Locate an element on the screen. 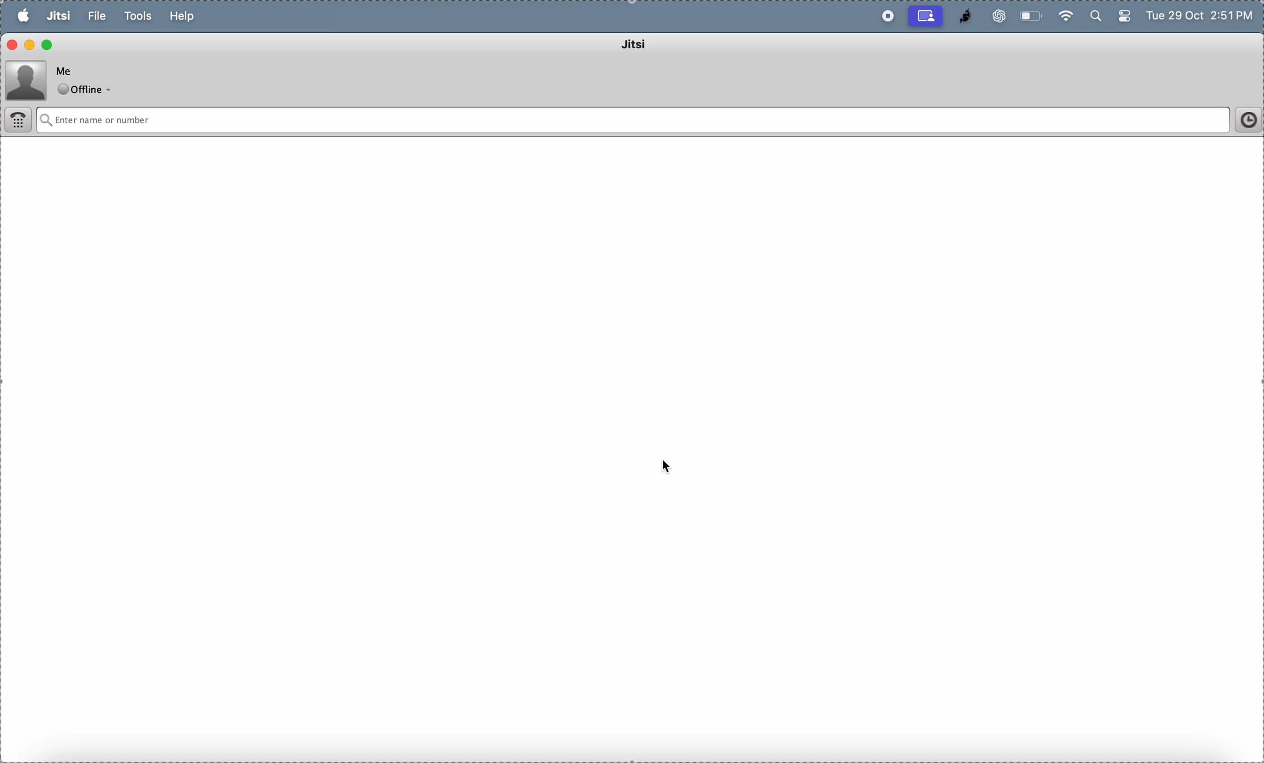 The image size is (1264, 763). dialer is located at coordinates (19, 122).